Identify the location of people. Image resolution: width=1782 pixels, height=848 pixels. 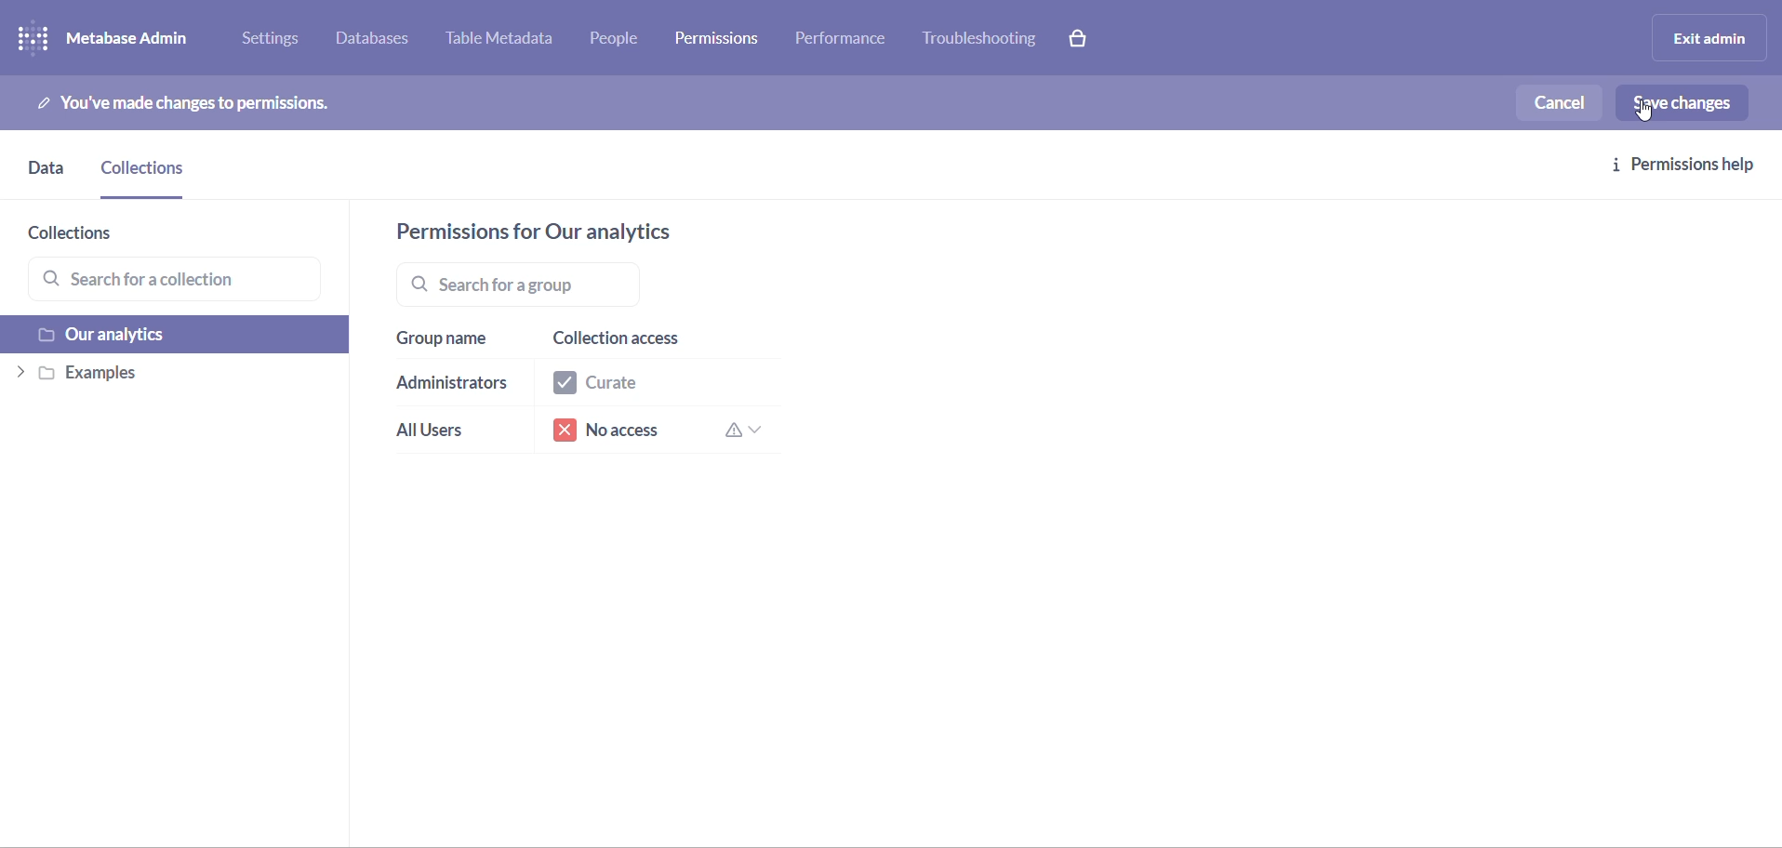
(621, 41).